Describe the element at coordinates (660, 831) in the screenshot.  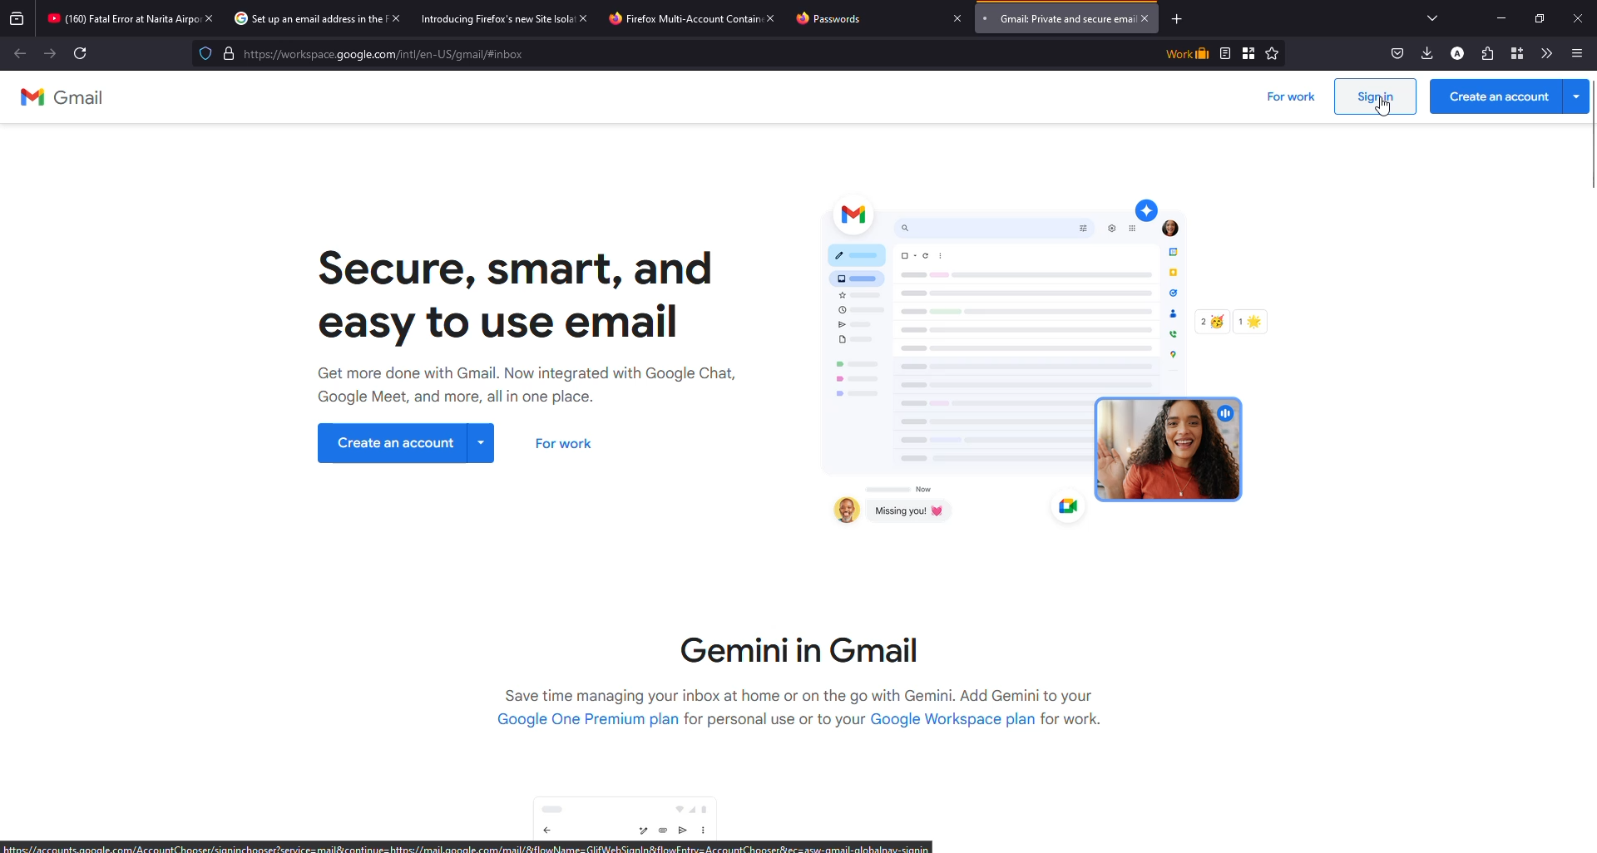
I see `Attach` at that location.